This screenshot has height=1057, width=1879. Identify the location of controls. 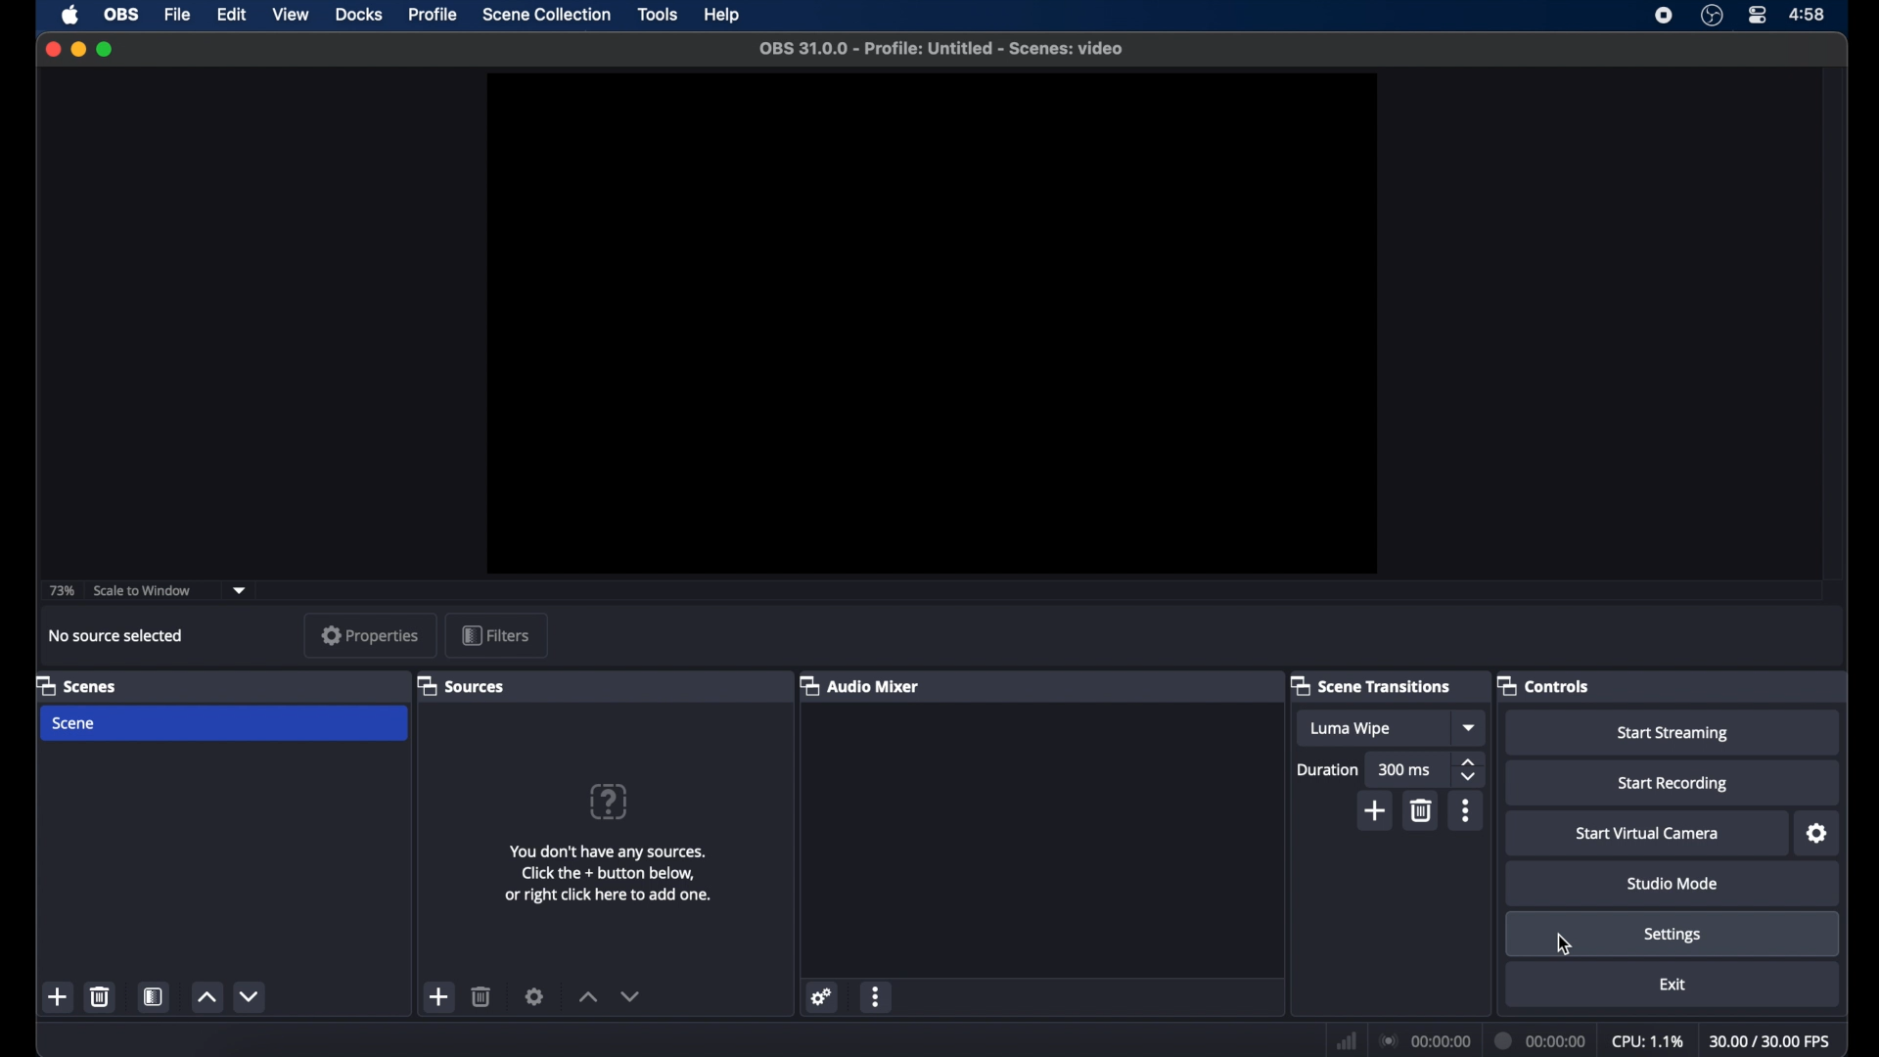
(1543, 686).